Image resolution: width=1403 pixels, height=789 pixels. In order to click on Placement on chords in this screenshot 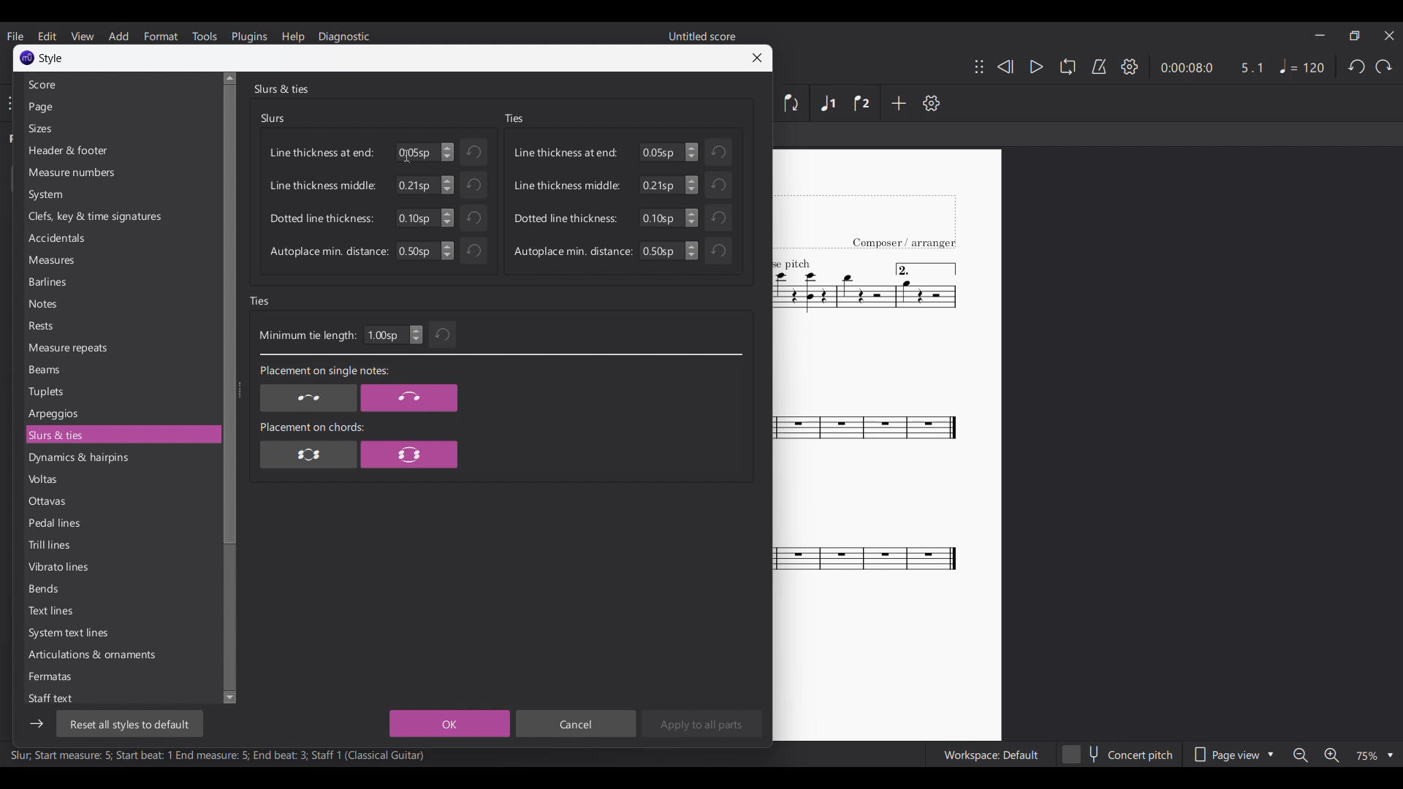, I will do `click(312, 427)`.